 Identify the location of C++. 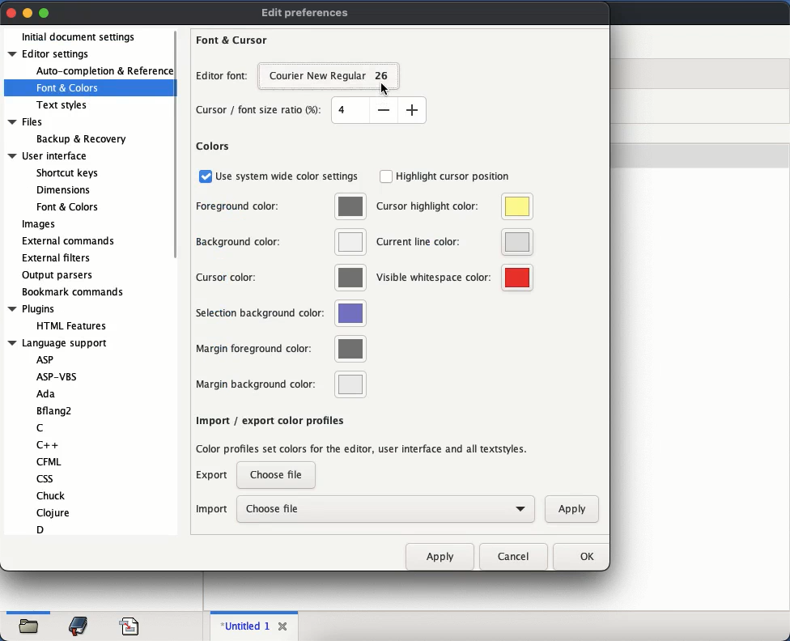
(49, 444).